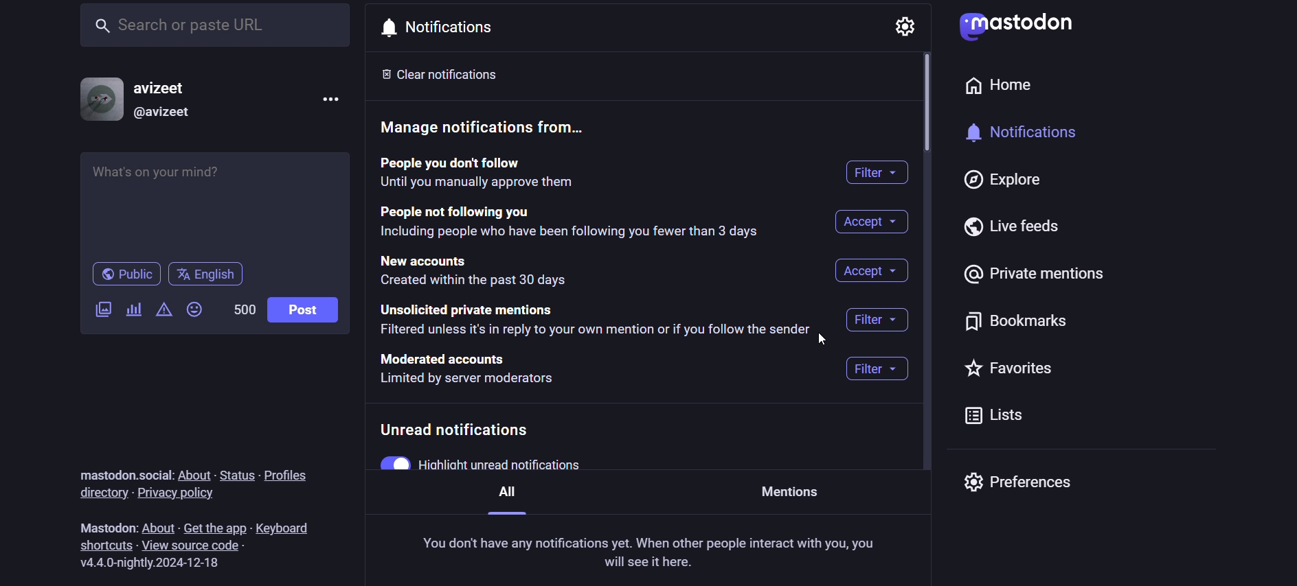  What do you see at coordinates (126, 274) in the screenshot?
I see `Public` at bounding box center [126, 274].